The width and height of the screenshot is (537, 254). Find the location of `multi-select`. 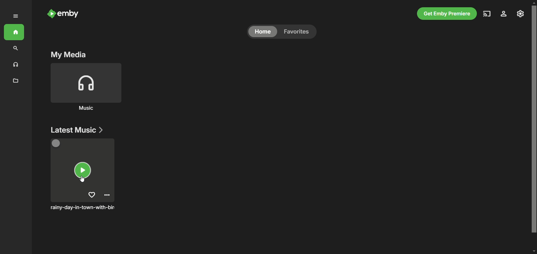

multi-select is located at coordinates (58, 144).